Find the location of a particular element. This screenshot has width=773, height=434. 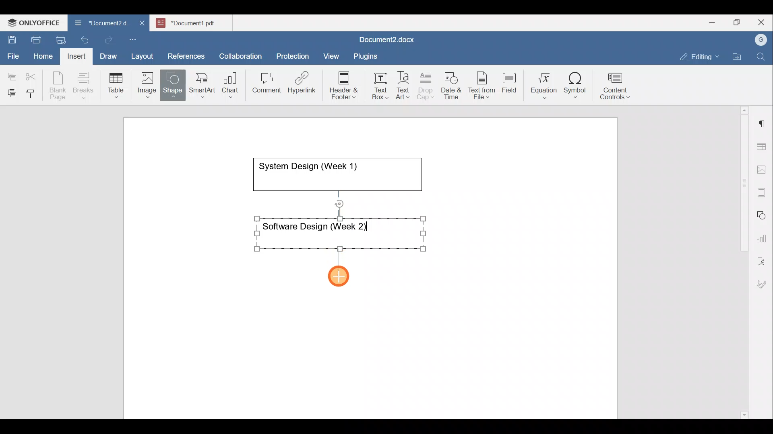

Field is located at coordinates (509, 82).